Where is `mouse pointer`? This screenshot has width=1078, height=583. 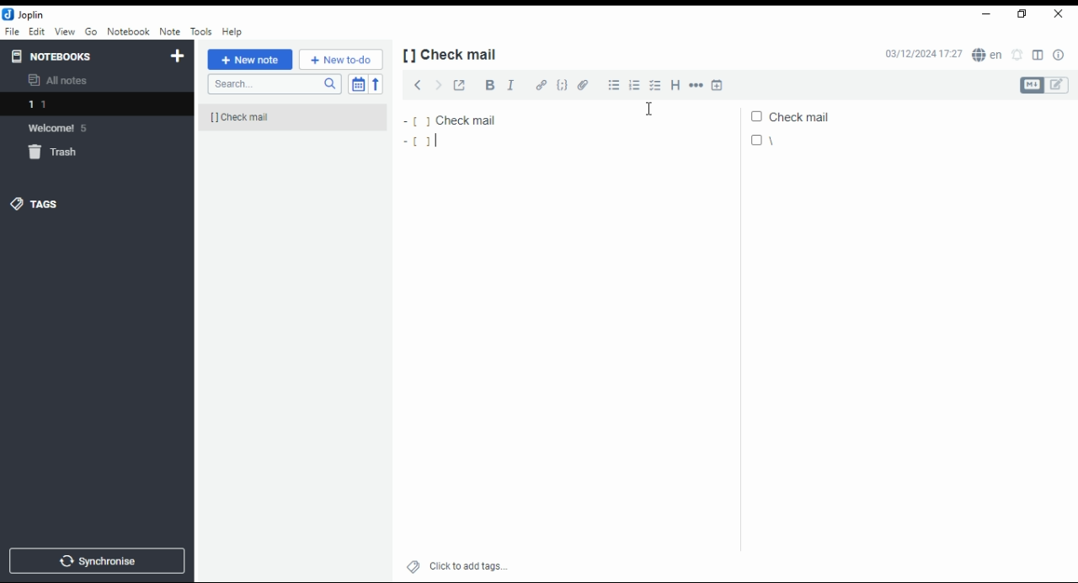 mouse pointer is located at coordinates (649, 108).